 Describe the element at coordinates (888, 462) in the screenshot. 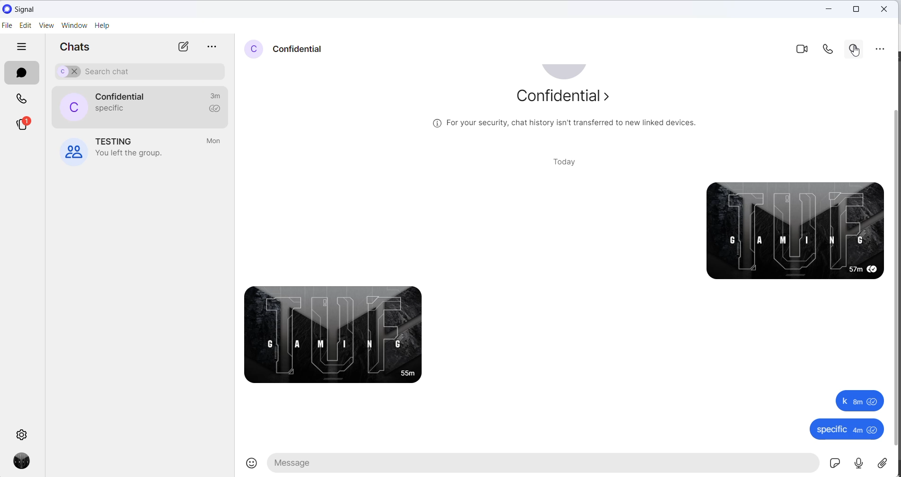

I see `share attachment` at that location.